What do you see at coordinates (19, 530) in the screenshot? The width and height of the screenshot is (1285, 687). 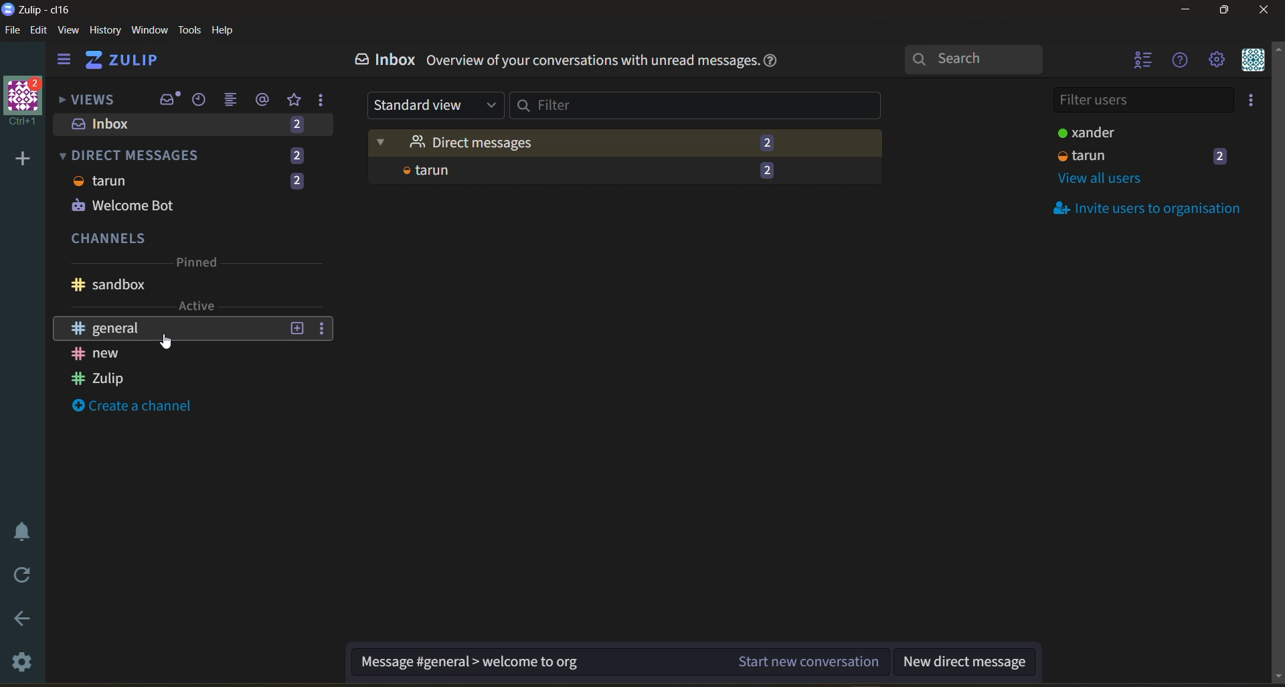 I see `enable do not disturb` at bounding box center [19, 530].